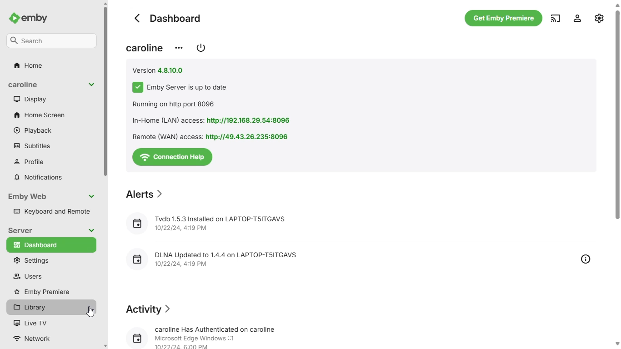  Describe the element at coordinates (40, 115) in the screenshot. I see `home screen` at that location.